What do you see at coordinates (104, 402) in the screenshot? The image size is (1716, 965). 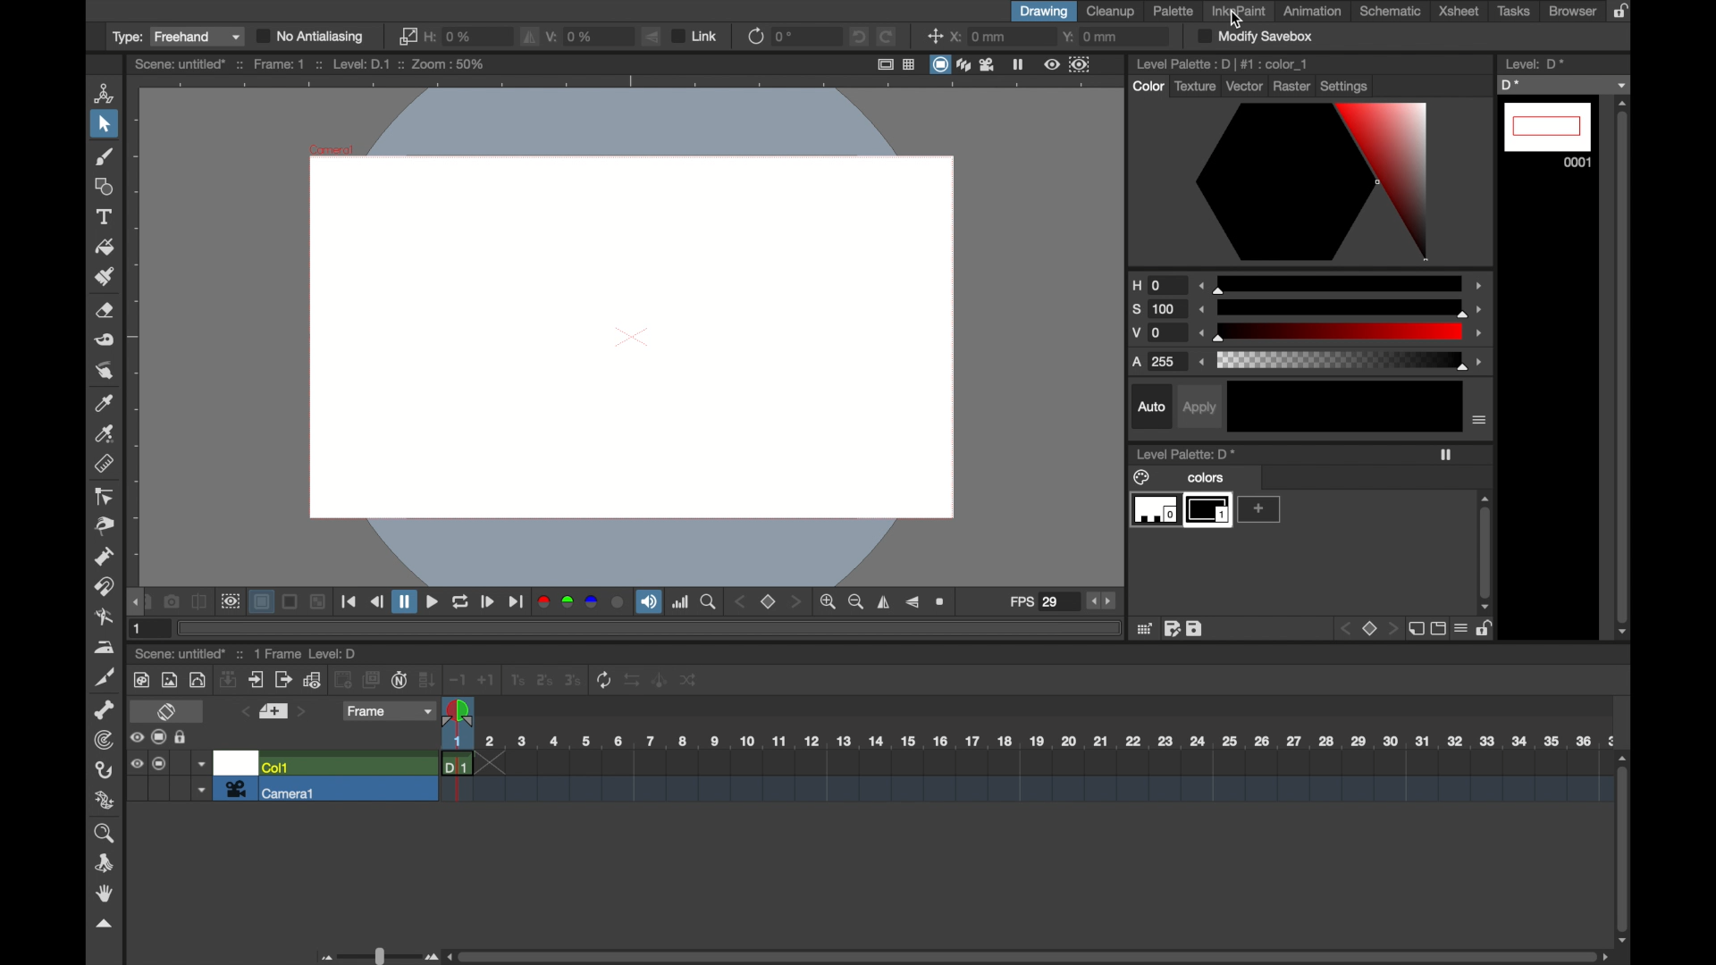 I see `color picker tool` at bounding box center [104, 402].